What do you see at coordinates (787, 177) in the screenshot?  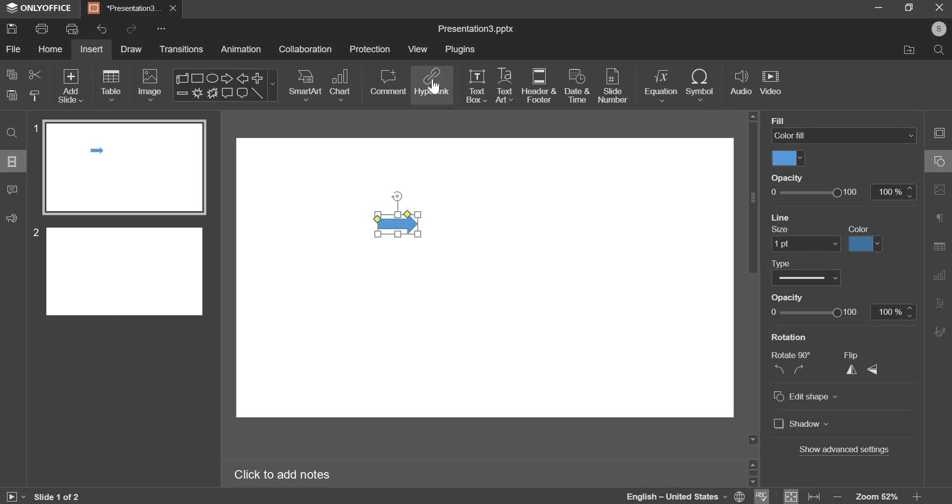 I see `Opacity` at bounding box center [787, 177].